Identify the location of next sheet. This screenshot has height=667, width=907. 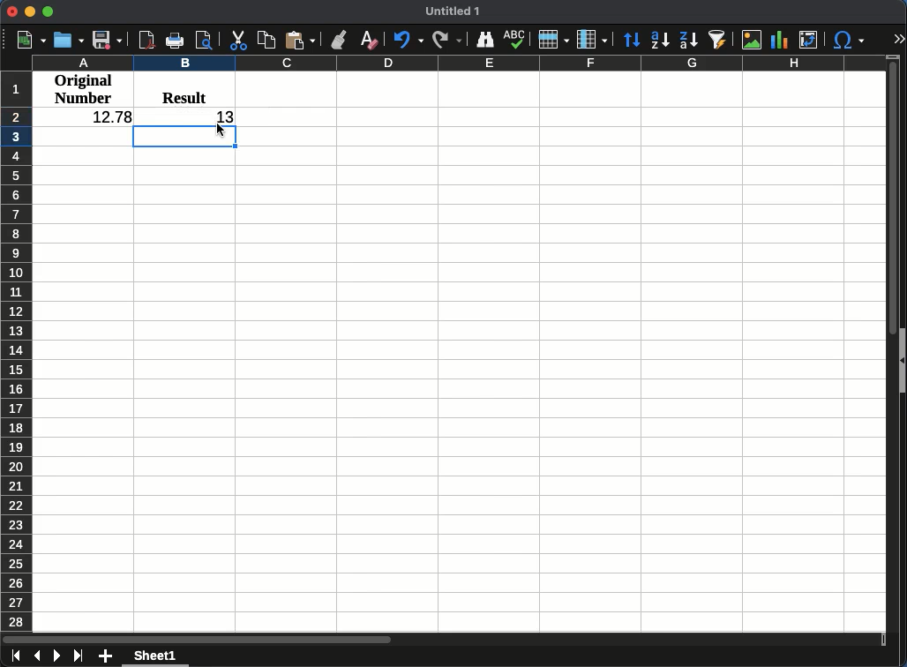
(56, 658).